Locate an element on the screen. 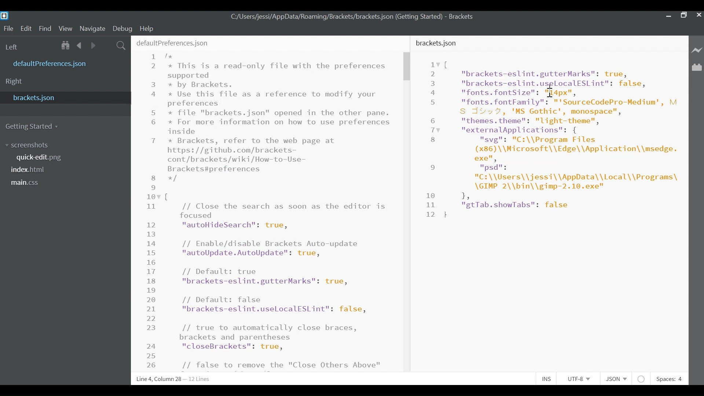 The width and height of the screenshot is (704, 396). Restore is located at coordinates (683, 15).